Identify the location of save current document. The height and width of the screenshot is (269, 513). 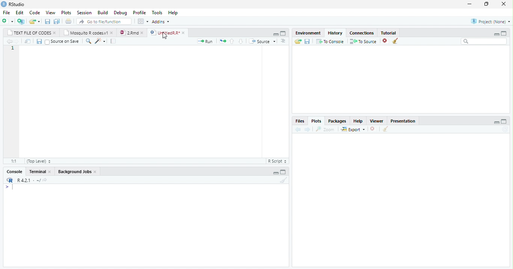
(39, 42).